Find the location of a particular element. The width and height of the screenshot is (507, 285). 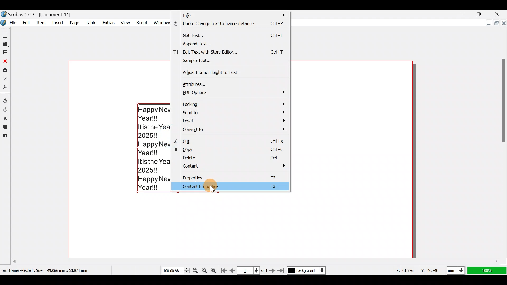

Append text is located at coordinates (230, 44).